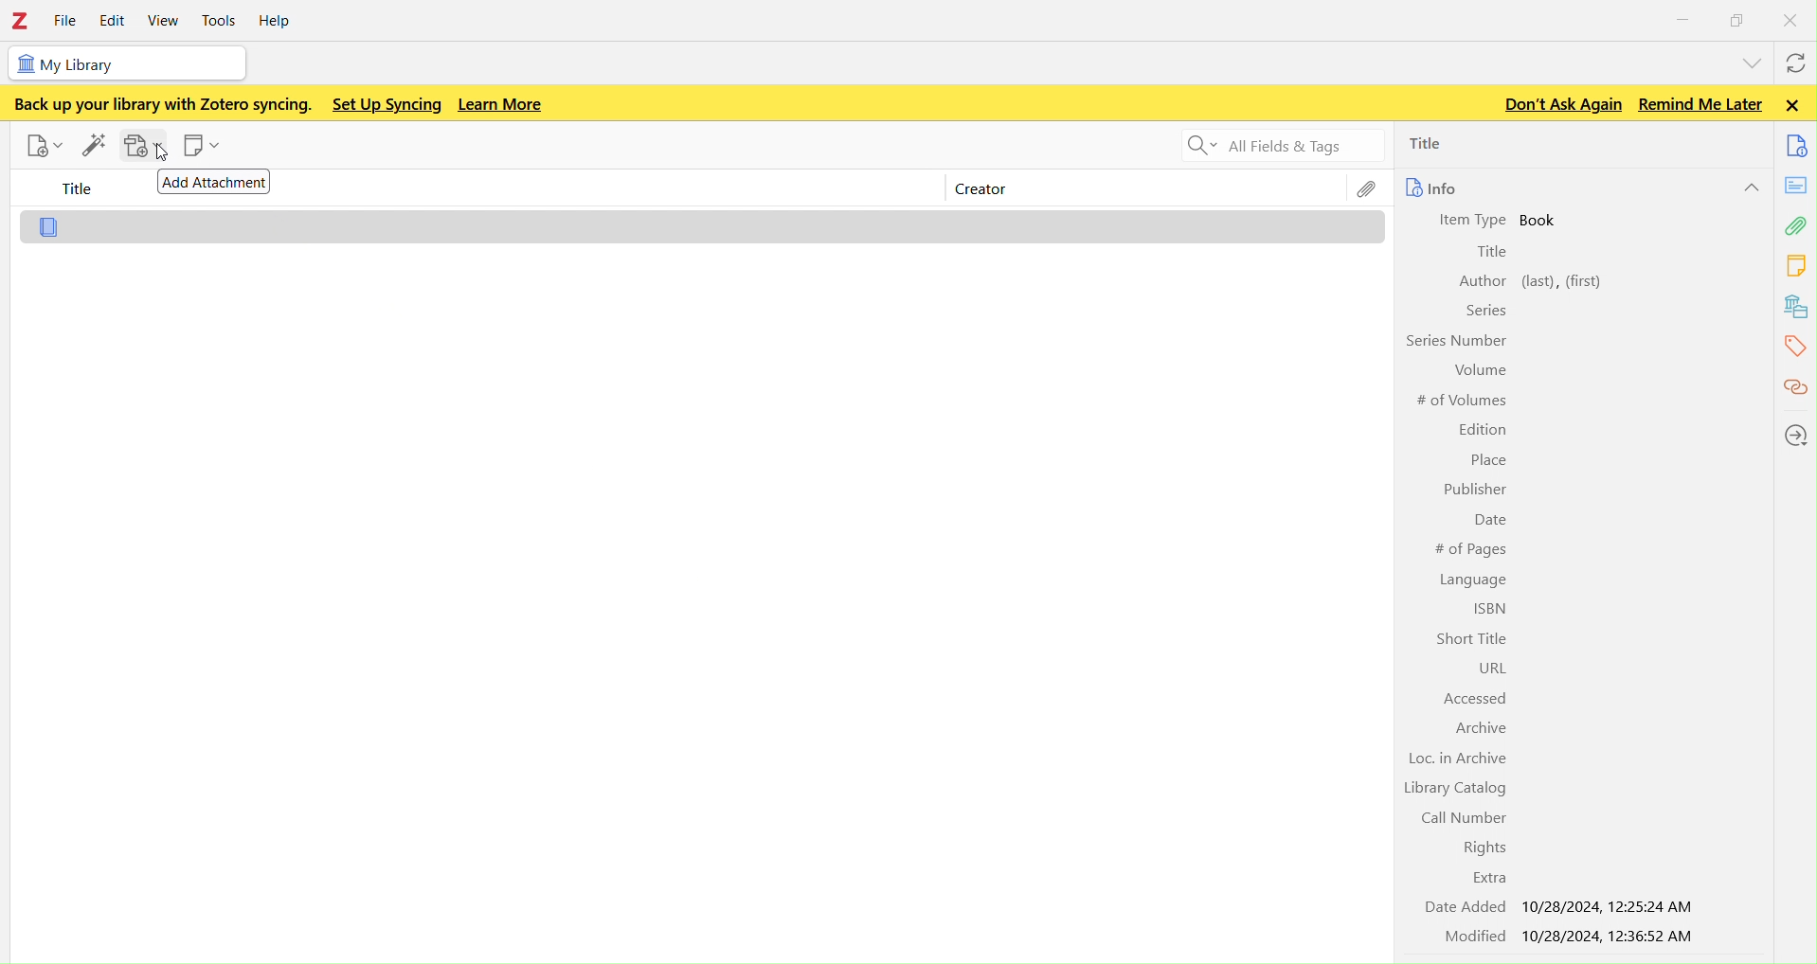  What do you see at coordinates (1278, 145) in the screenshot?
I see `Search all fields and tags` at bounding box center [1278, 145].